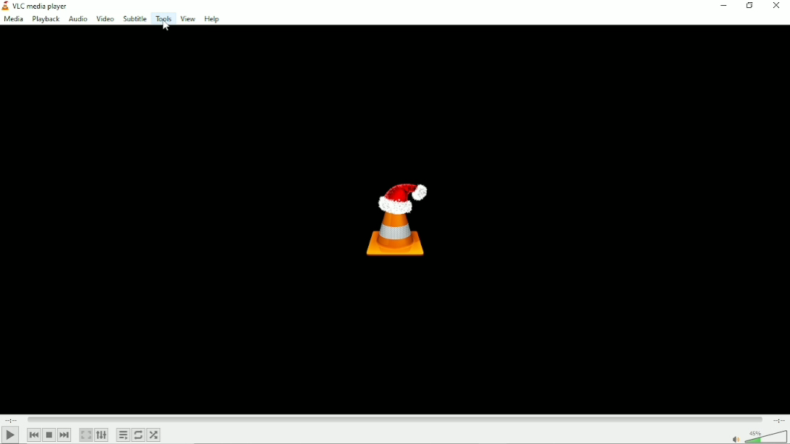 The width and height of the screenshot is (790, 444). Describe the element at coordinates (46, 19) in the screenshot. I see `playback` at that location.